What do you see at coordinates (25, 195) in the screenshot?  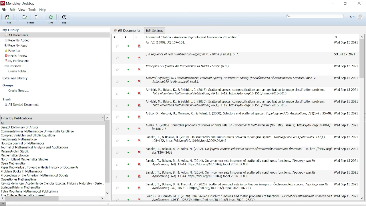 I see `author` at bounding box center [25, 195].